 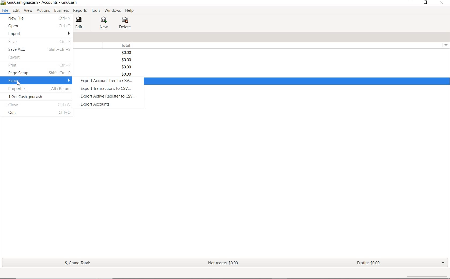 What do you see at coordinates (80, 11) in the screenshot?
I see `REPORTS` at bounding box center [80, 11].